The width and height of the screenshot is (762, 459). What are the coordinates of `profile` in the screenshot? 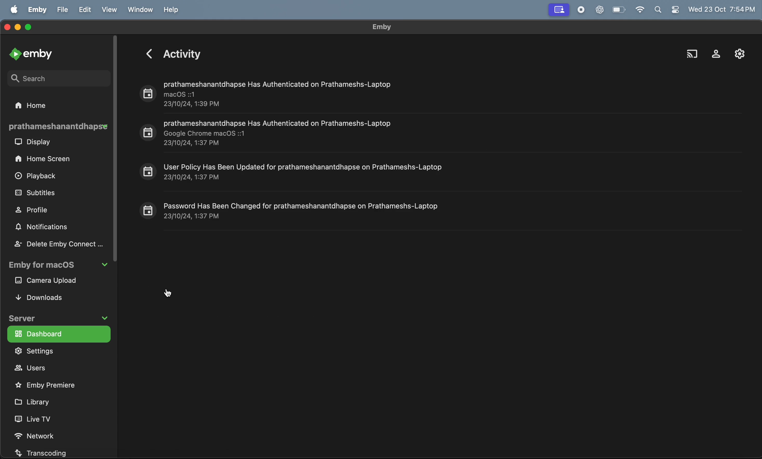 It's located at (40, 209).